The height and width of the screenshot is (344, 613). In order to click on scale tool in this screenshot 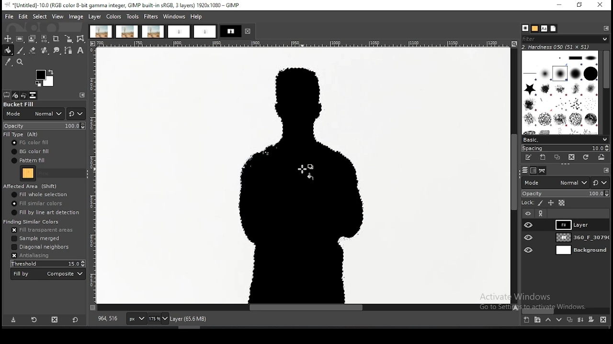, I will do `click(68, 39)`.